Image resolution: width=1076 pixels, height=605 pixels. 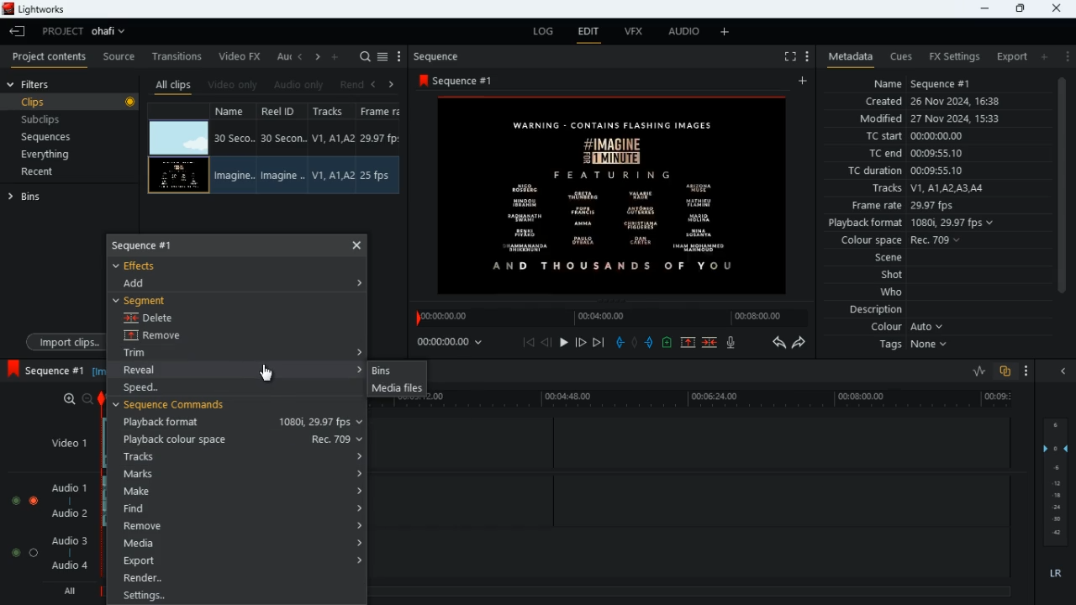 I want to click on Cross, so click(x=357, y=245).